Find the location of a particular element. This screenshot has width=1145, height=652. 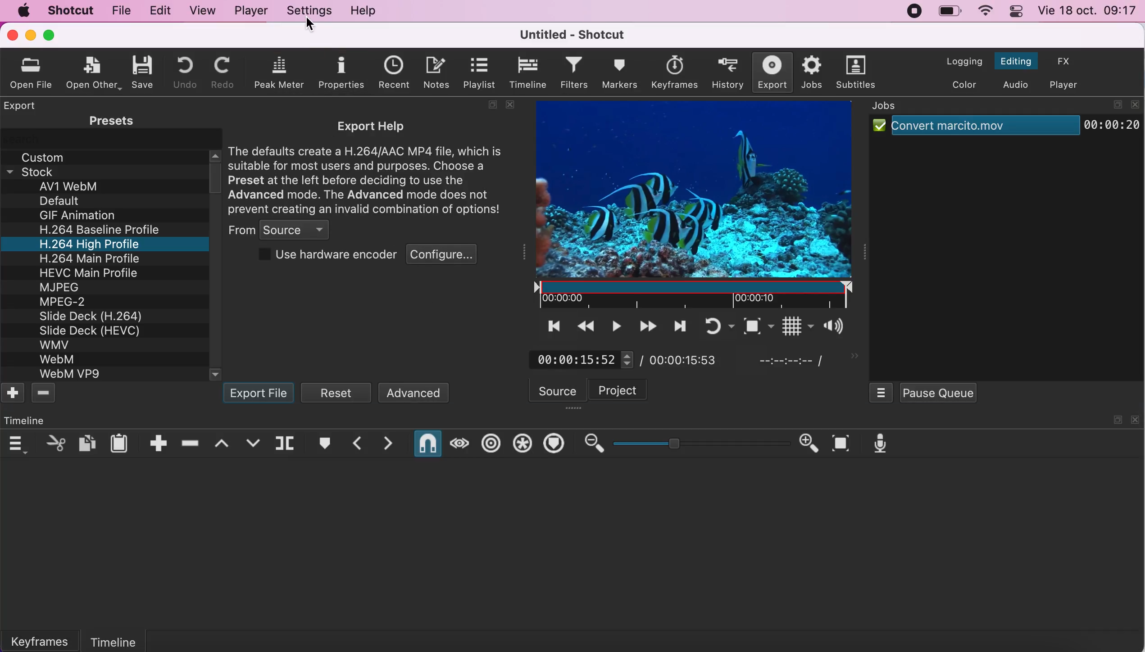

settings is located at coordinates (307, 11).